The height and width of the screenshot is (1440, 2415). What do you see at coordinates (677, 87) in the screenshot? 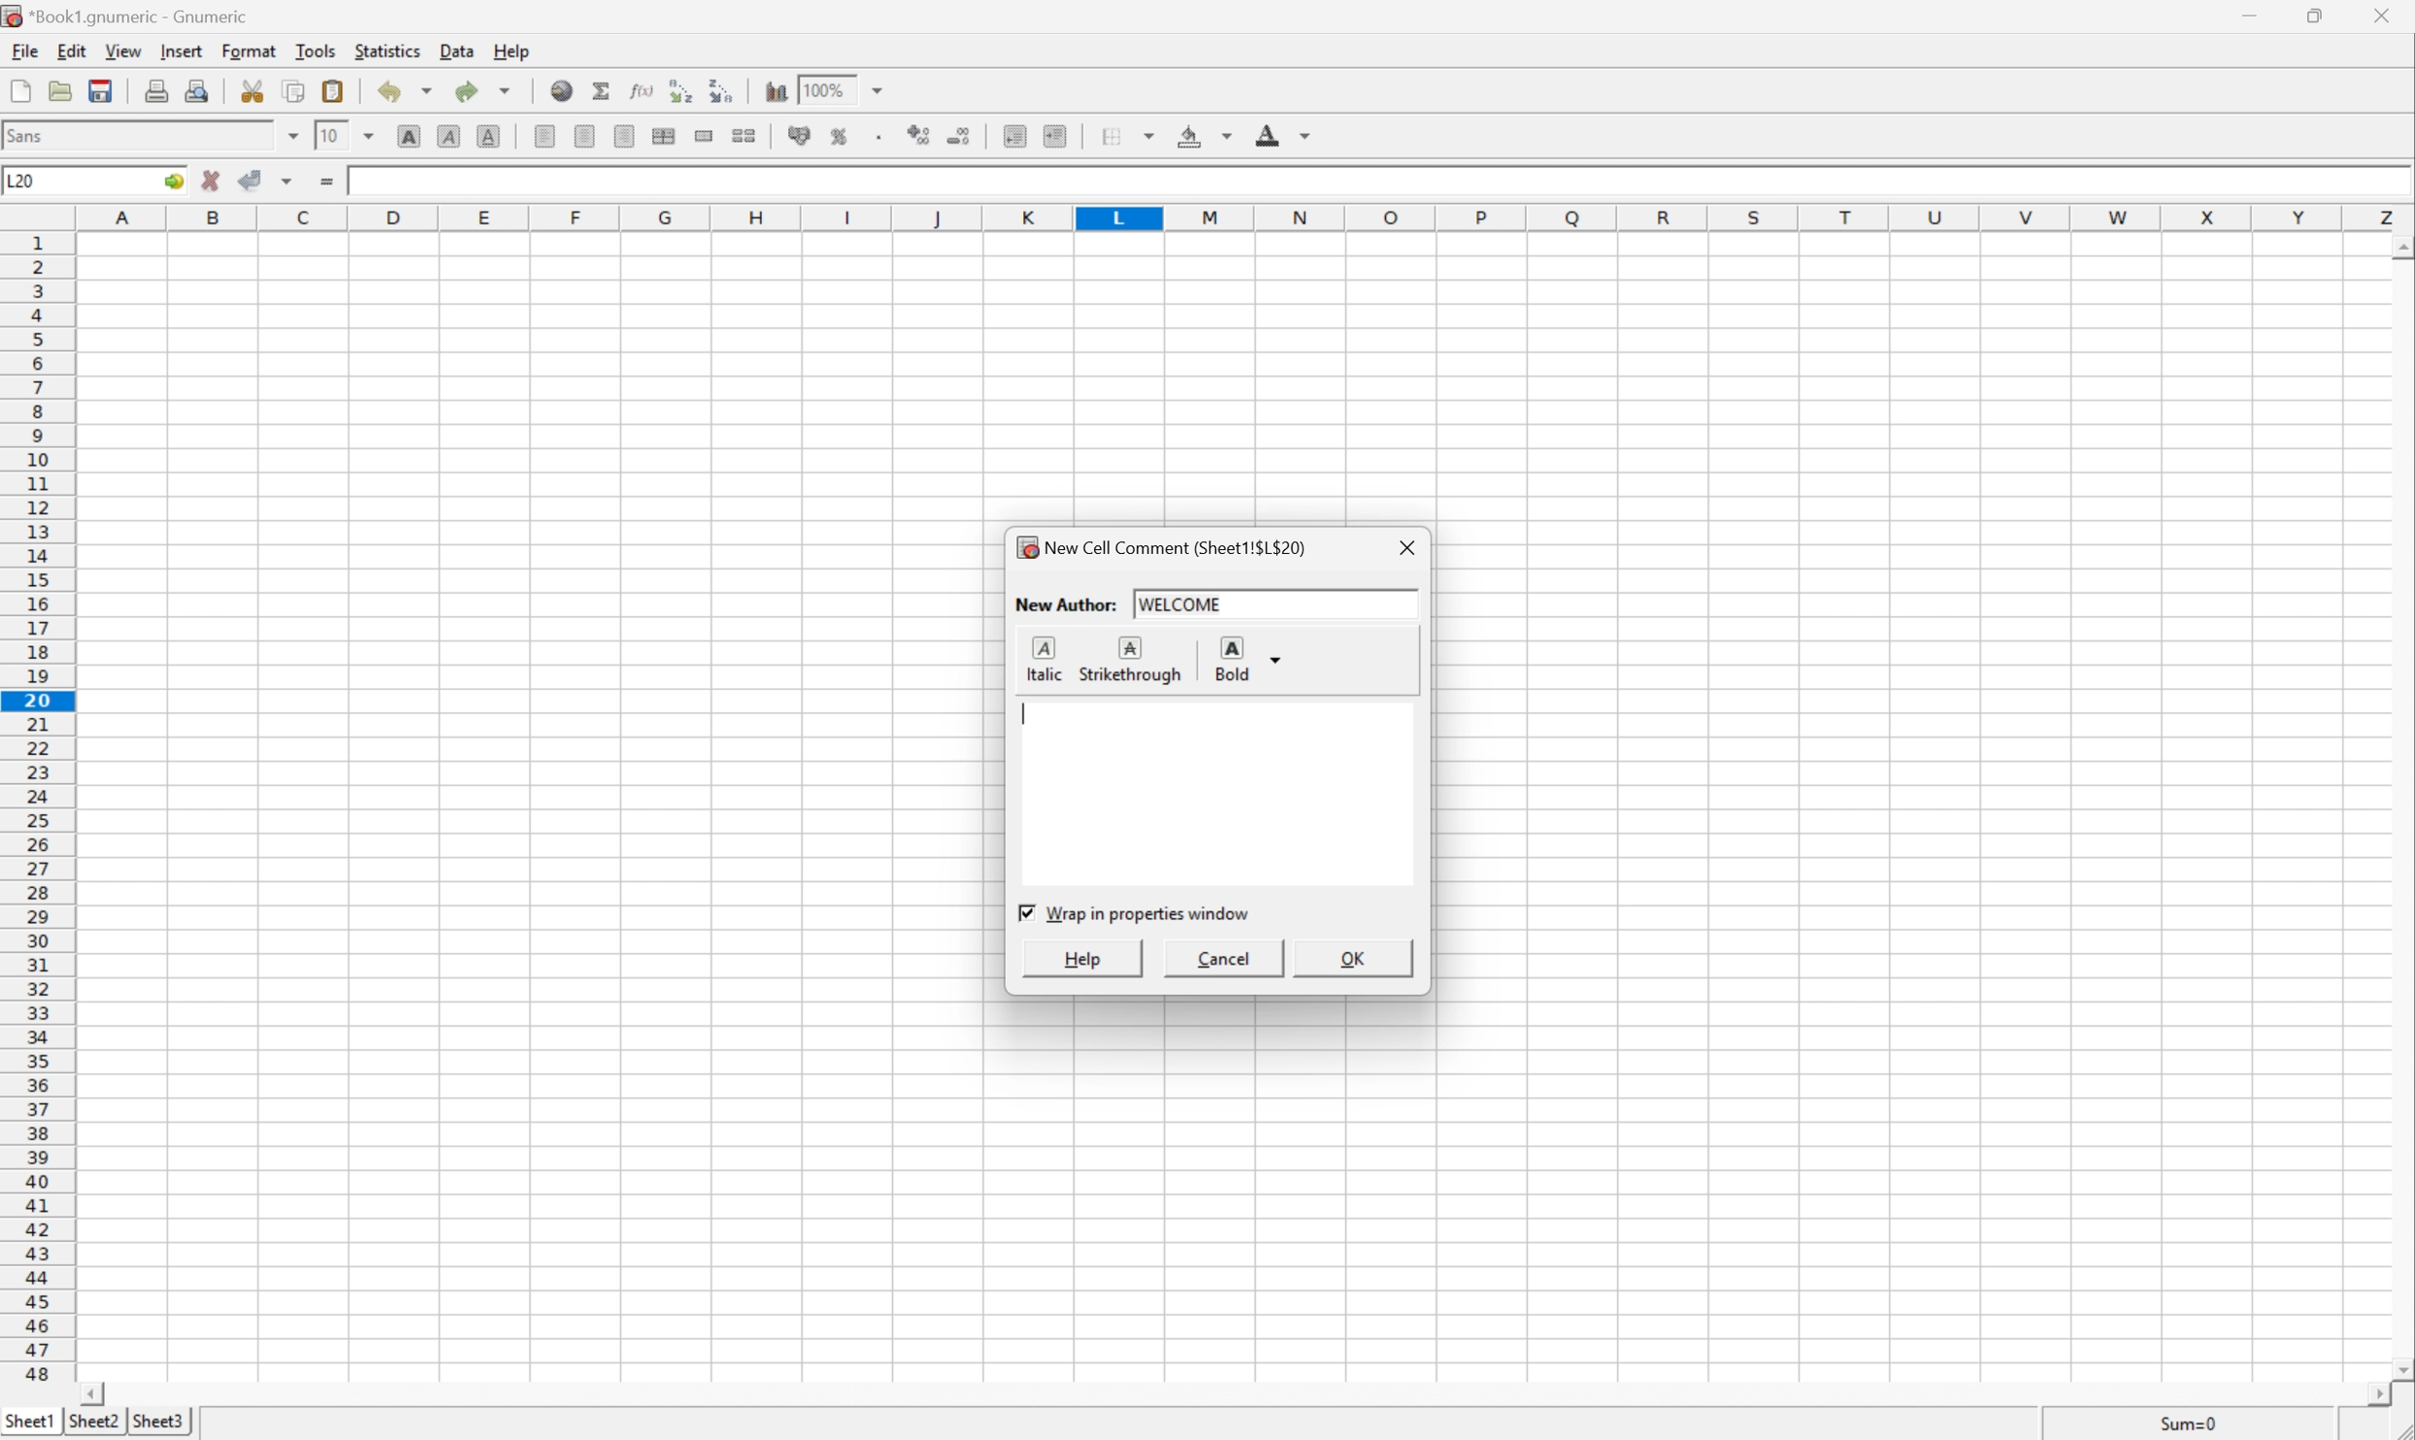
I see `Sort the selected region in ascending order based on the first column selected` at bounding box center [677, 87].